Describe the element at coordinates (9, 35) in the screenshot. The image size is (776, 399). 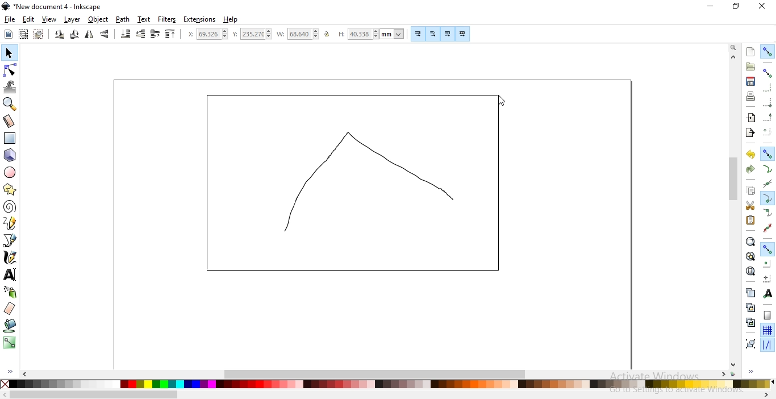
I see `select all objects or all nodes` at that location.